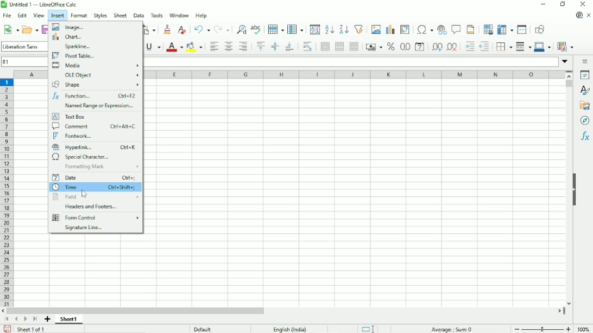  Describe the element at coordinates (589, 15) in the screenshot. I see `Close document` at that location.